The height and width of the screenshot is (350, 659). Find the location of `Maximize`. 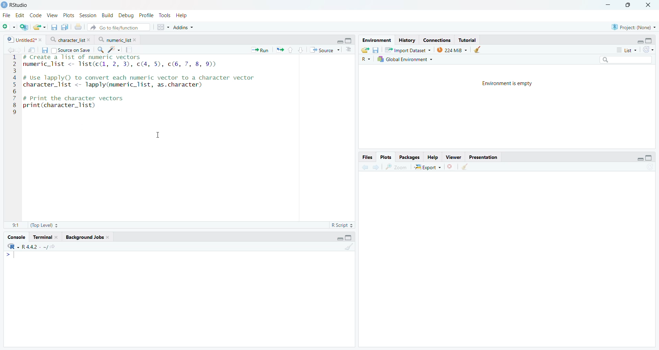

Maximize is located at coordinates (631, 5).